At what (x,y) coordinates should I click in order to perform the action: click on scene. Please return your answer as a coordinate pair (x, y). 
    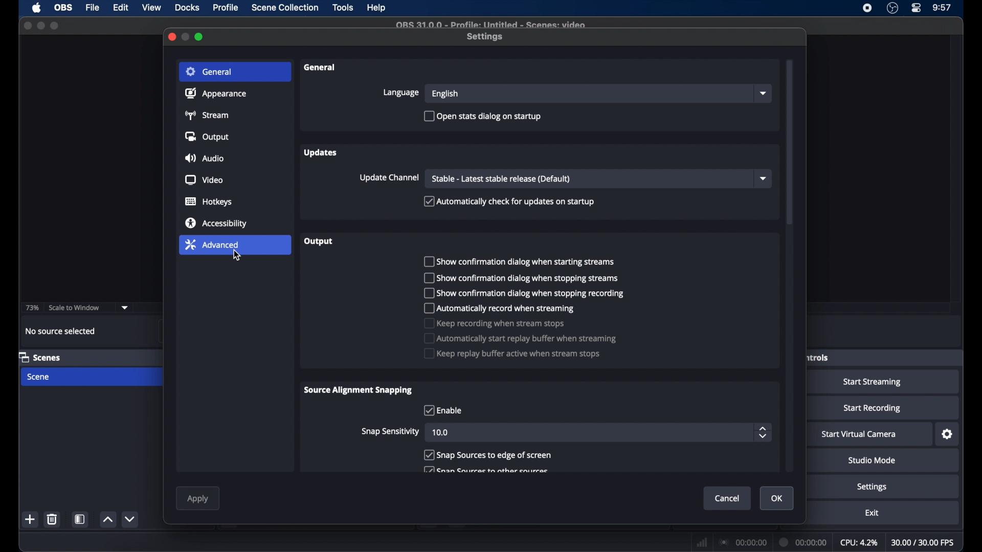
    Looking at the image, I should click on (37, 377).